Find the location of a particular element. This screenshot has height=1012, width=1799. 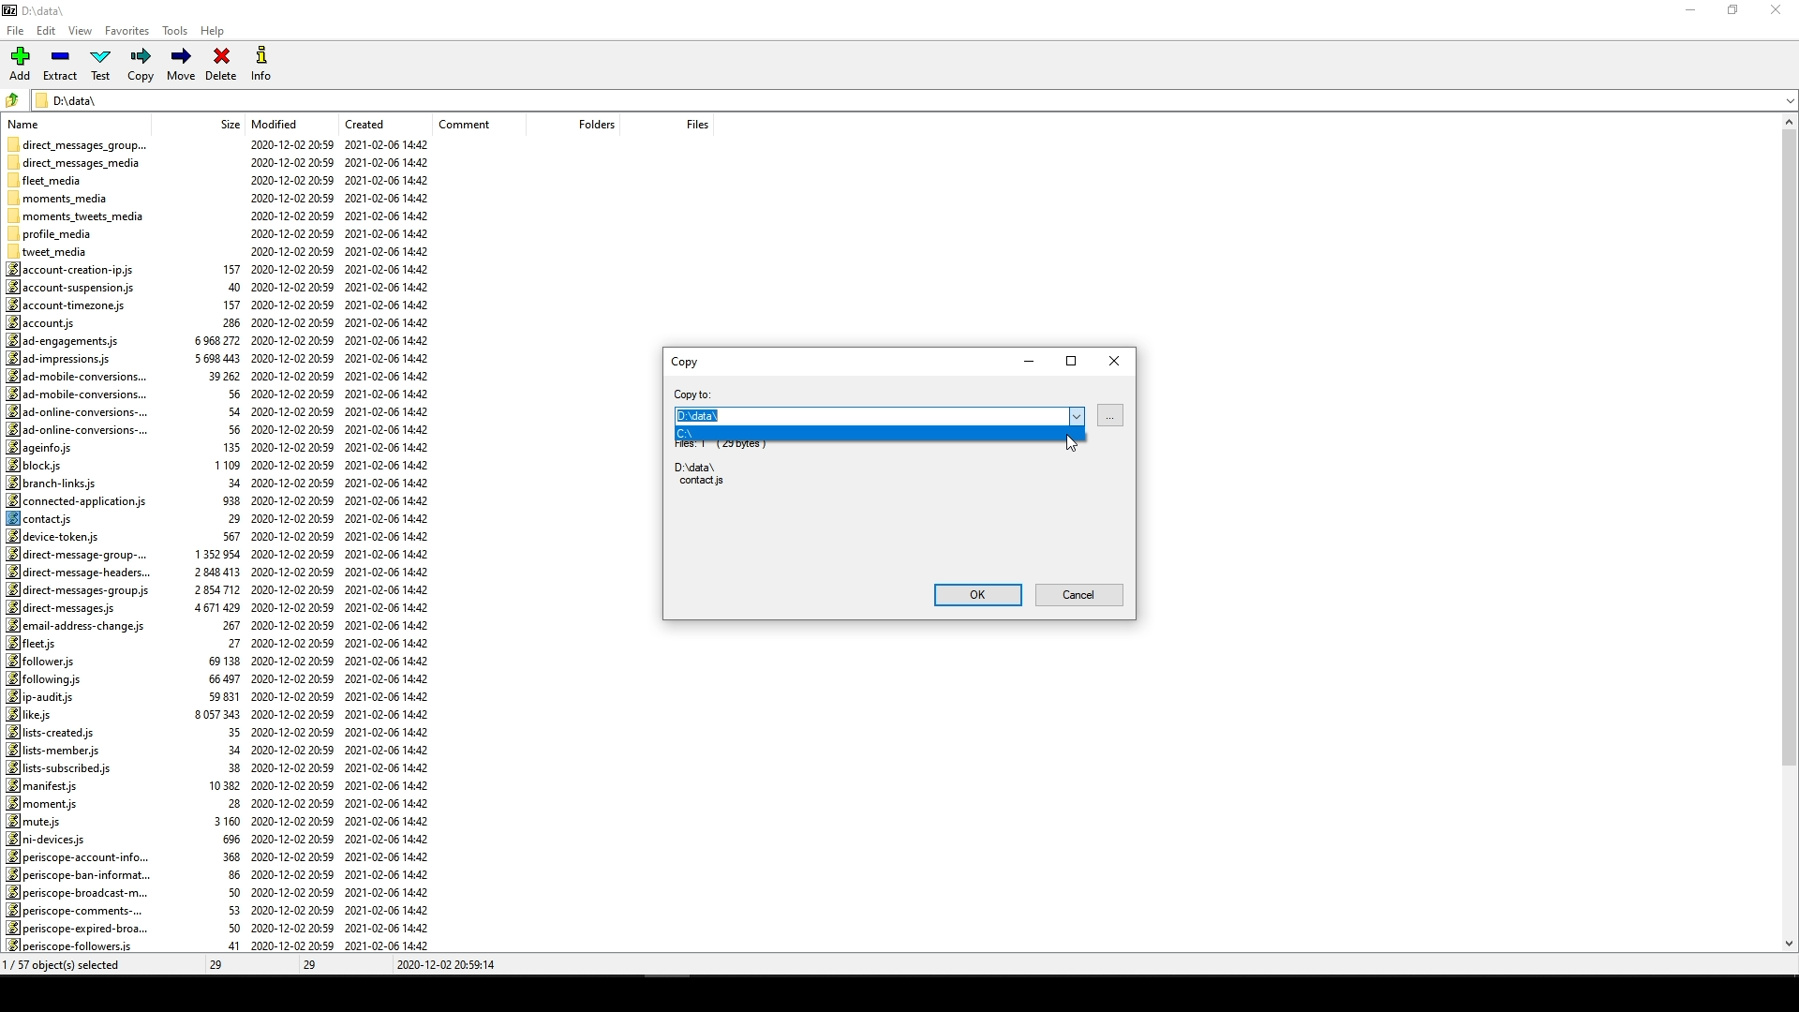

Dropdown is located at coordinates (1078, 416).